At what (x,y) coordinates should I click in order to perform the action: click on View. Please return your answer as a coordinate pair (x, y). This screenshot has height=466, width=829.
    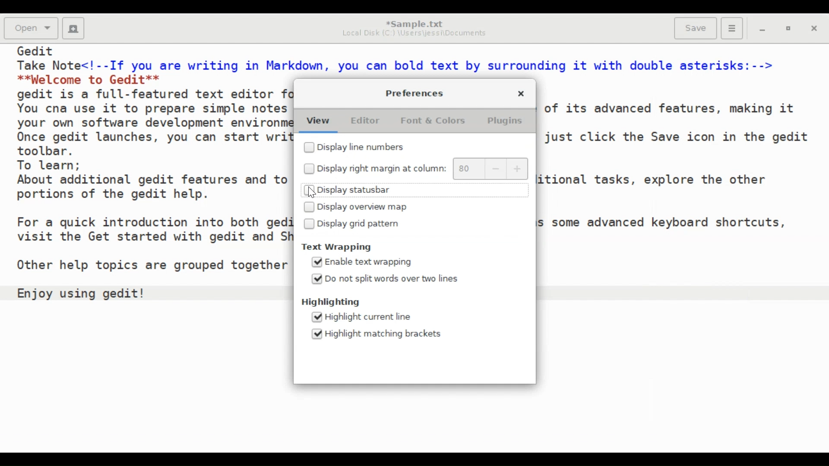
    Looking at the image, I should click on (318, 121).